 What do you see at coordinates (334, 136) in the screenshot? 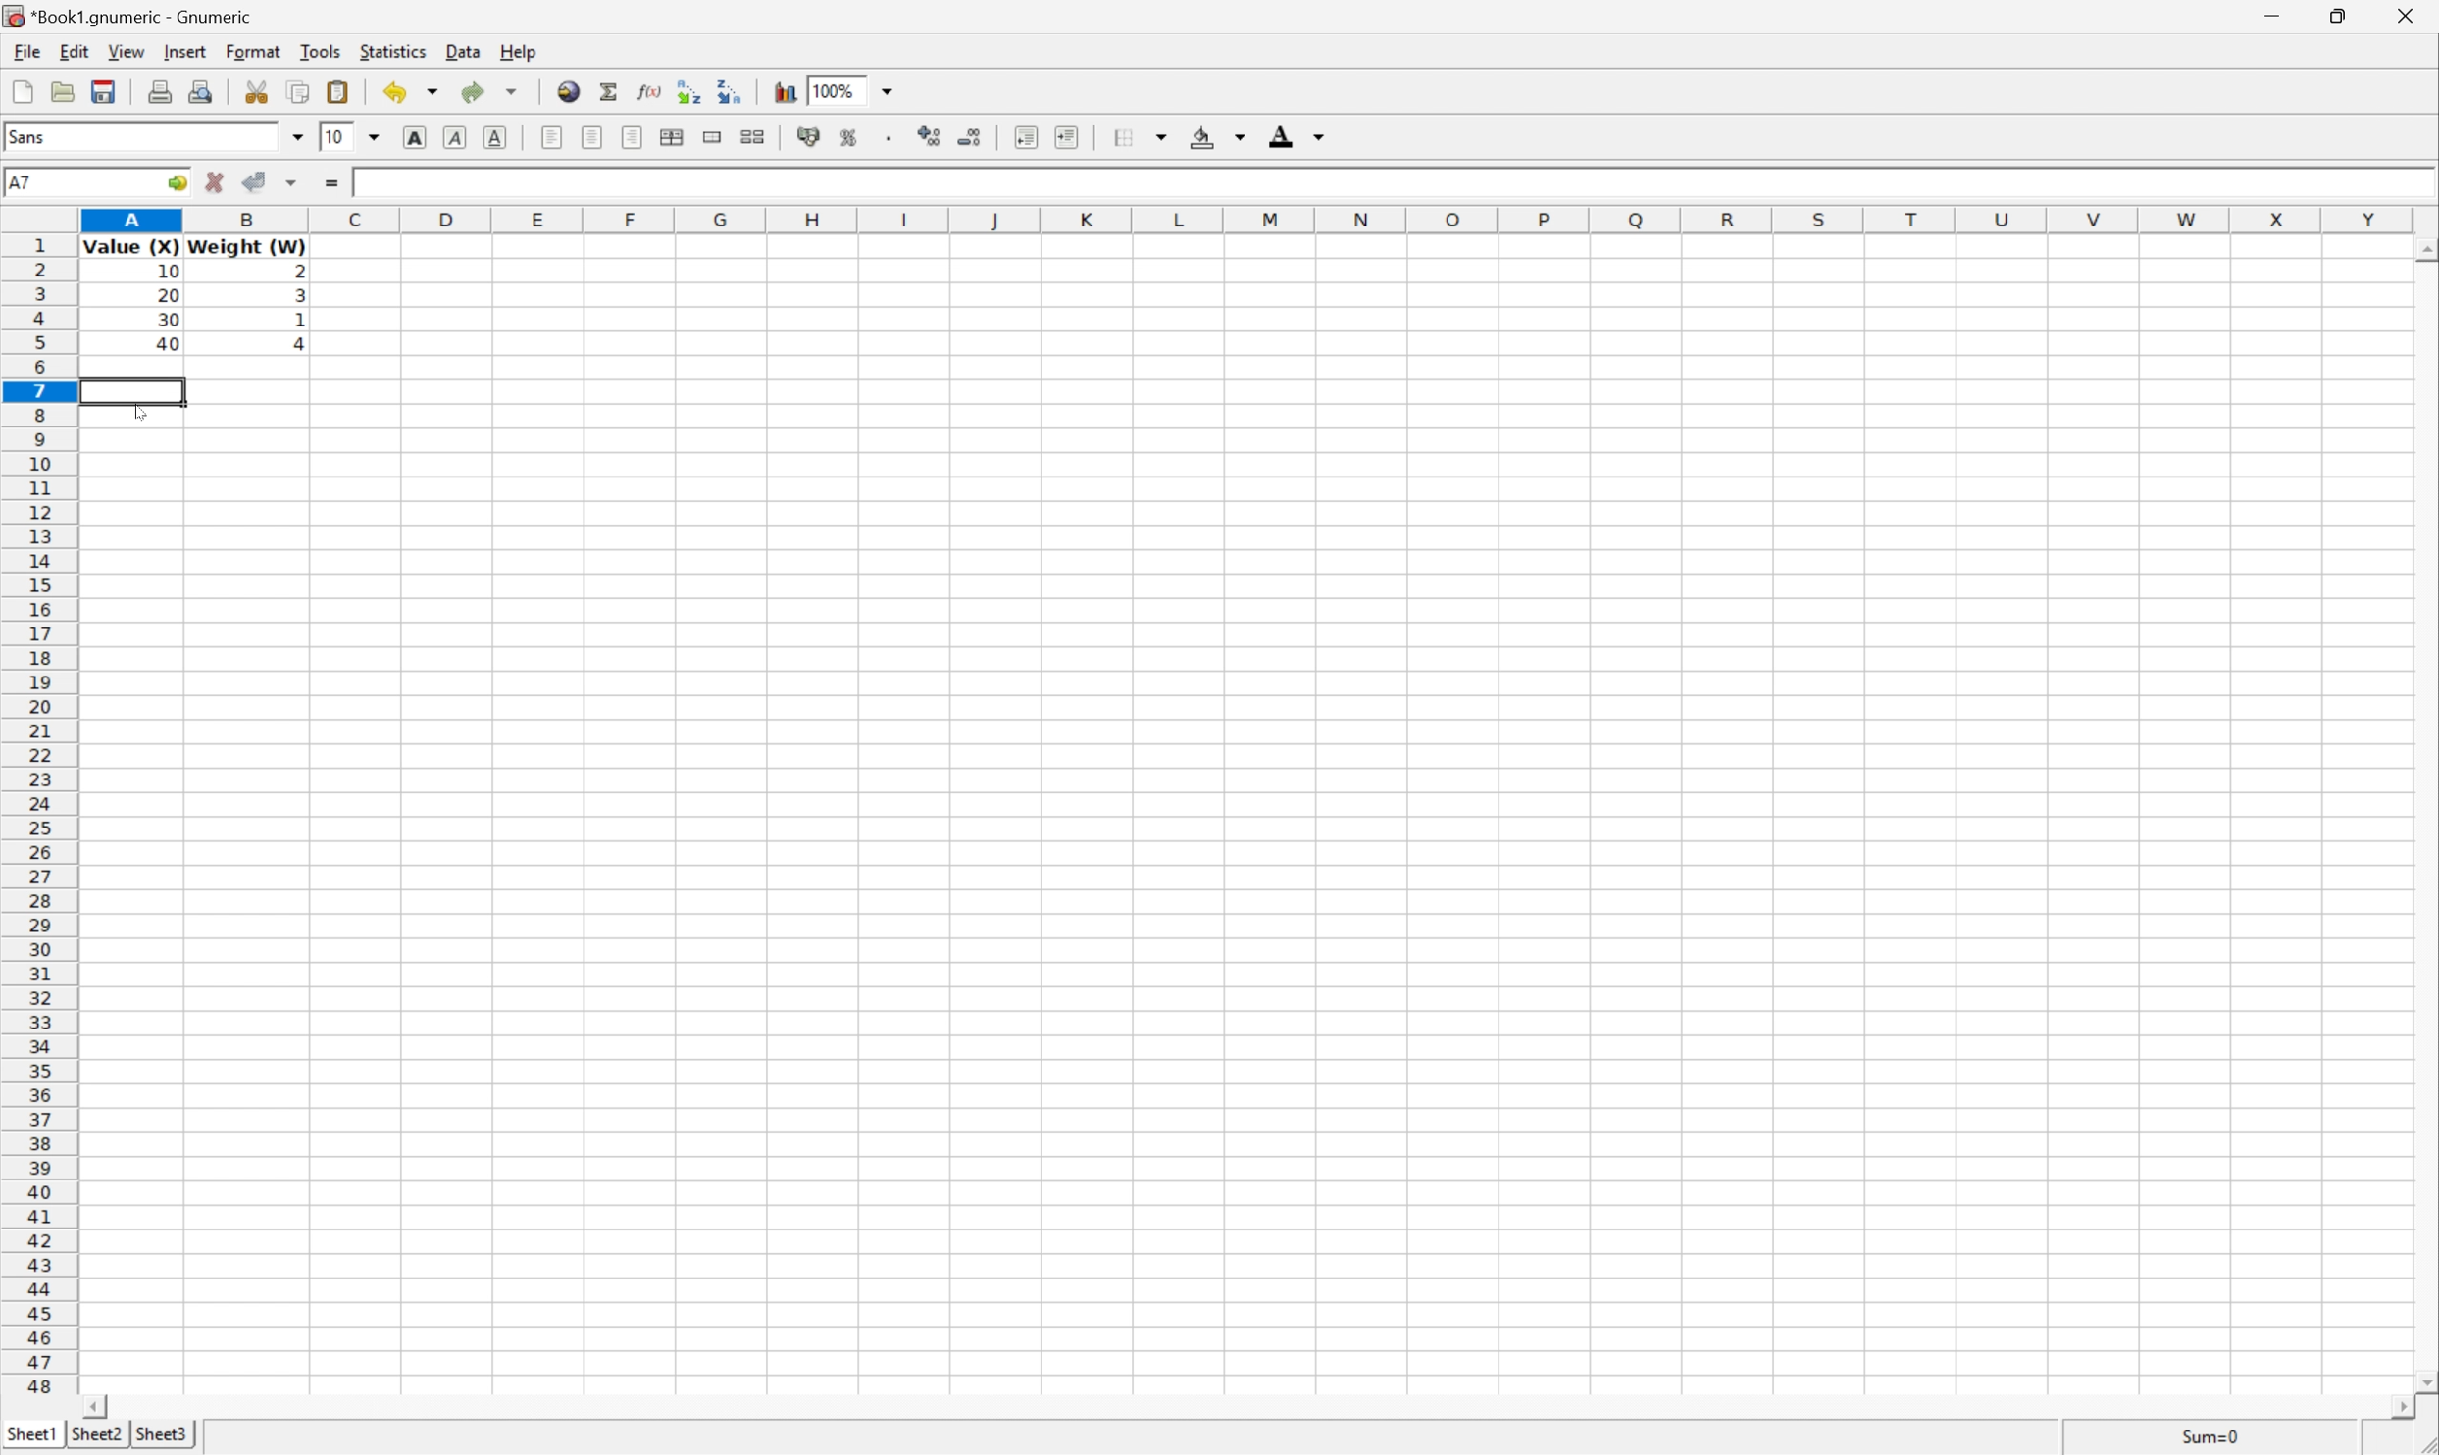
I see `10` at bounding box center [334, 136].